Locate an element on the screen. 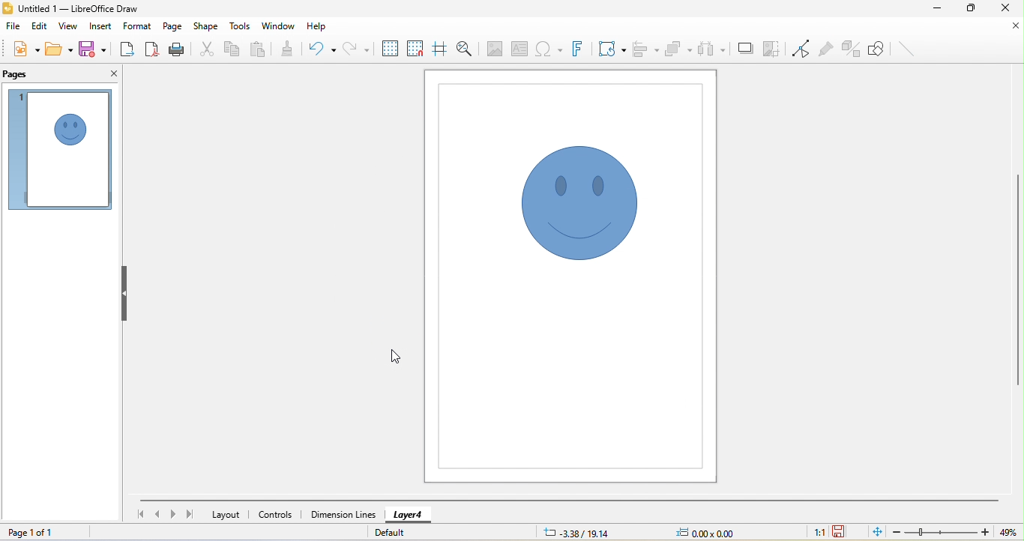 The image size is (1024, 541). paste is located at coordinates (259, 50).